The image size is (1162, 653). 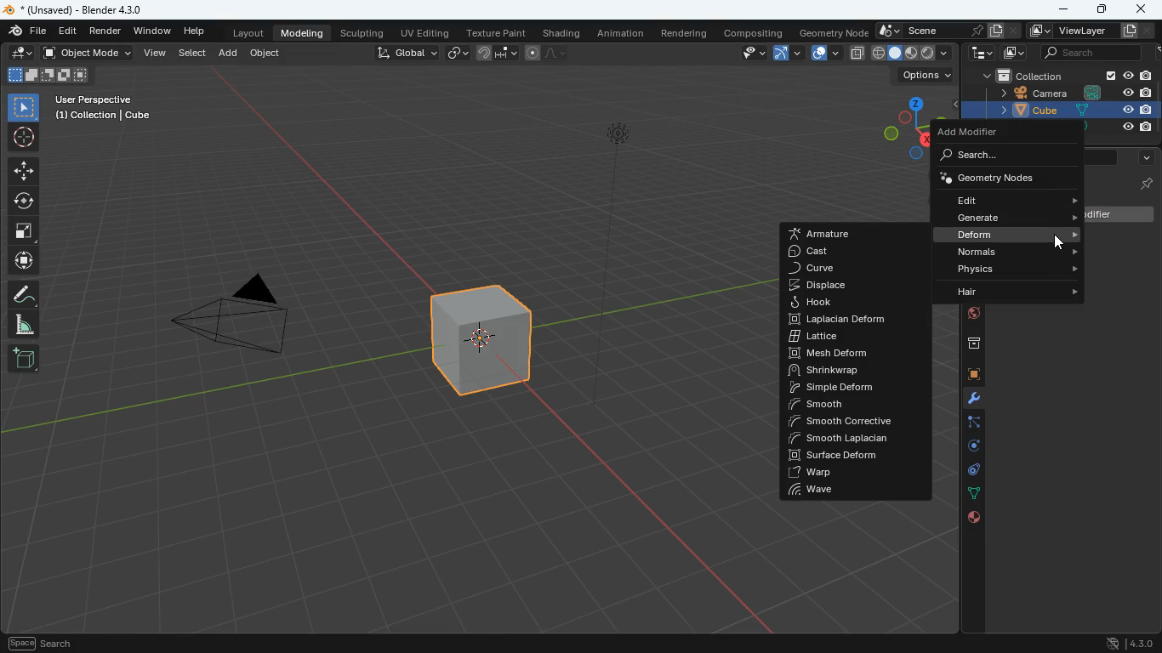 What do you see at coordinates (1093, 30) in the screenshot?
I see `viewlayer` at bounding box center [1093, 30].